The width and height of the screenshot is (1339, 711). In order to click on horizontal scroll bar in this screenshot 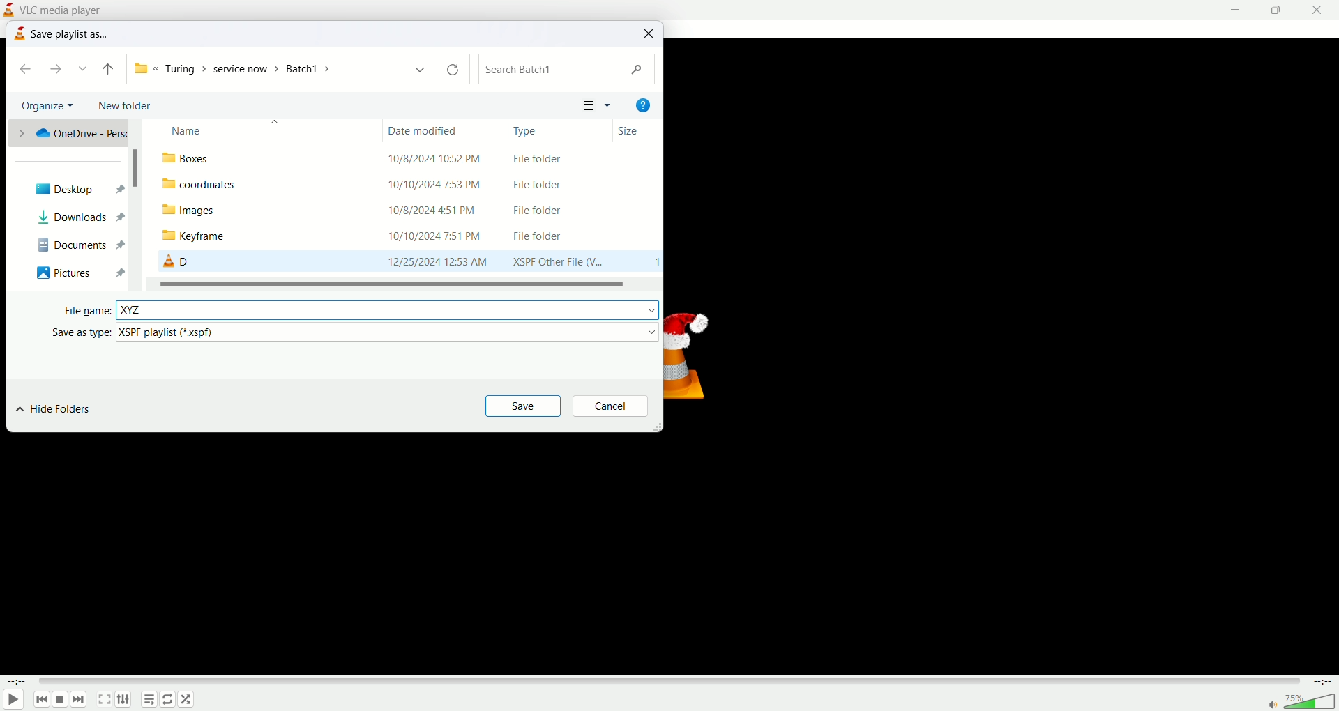, I will do `click(399, 284)`.